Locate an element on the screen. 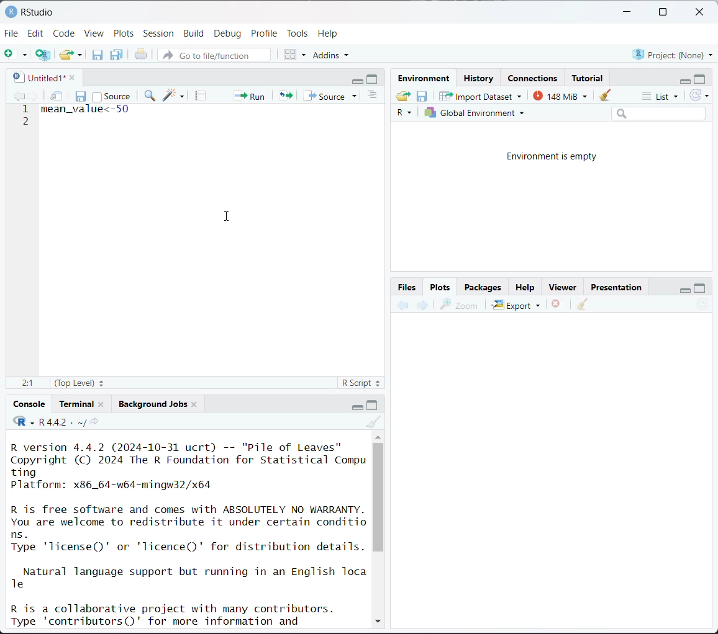 The image size is (718, 634). vertical scroll bar is located at coordinates (378, 497).